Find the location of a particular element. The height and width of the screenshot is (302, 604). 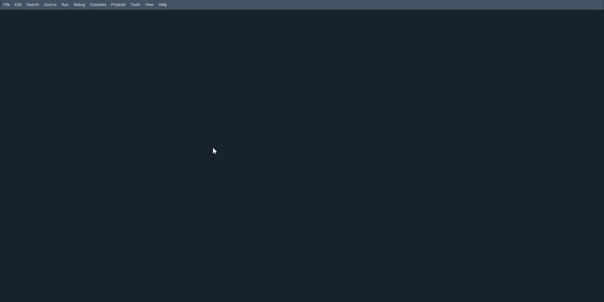

Debug is located at coordinates (79, 5).